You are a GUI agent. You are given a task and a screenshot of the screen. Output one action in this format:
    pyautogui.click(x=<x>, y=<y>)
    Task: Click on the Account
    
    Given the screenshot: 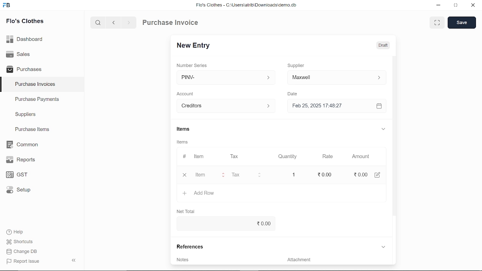 What is the action you would take?
    pyautogui.click(x=188, y=93)
    